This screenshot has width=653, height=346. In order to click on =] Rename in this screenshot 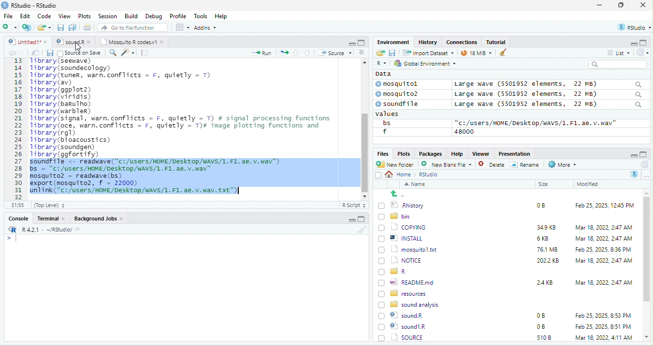, I will do `click(525, 164)`.